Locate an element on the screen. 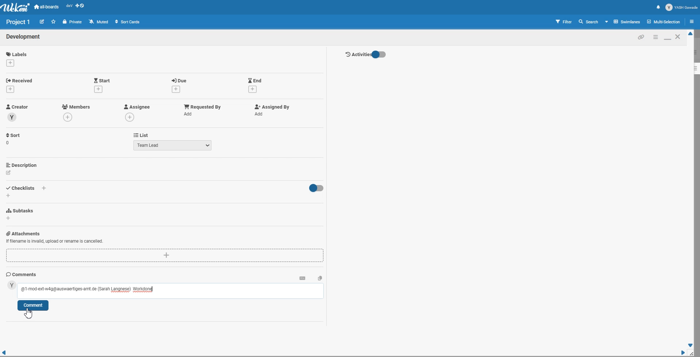 This screenshot has height=357, width=700. Copy card link is located at coordinates (641, 37).